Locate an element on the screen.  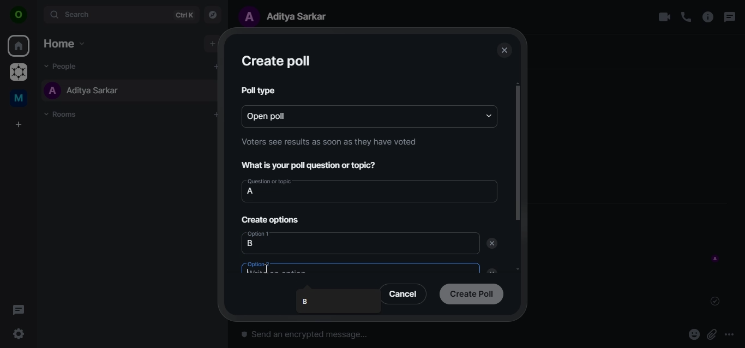
add is located at coordinates (215, 66).